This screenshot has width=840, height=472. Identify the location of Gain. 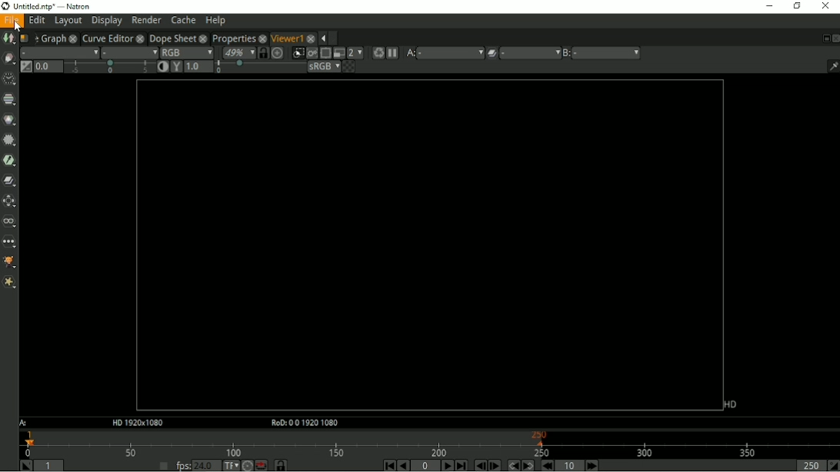
(48, 66).